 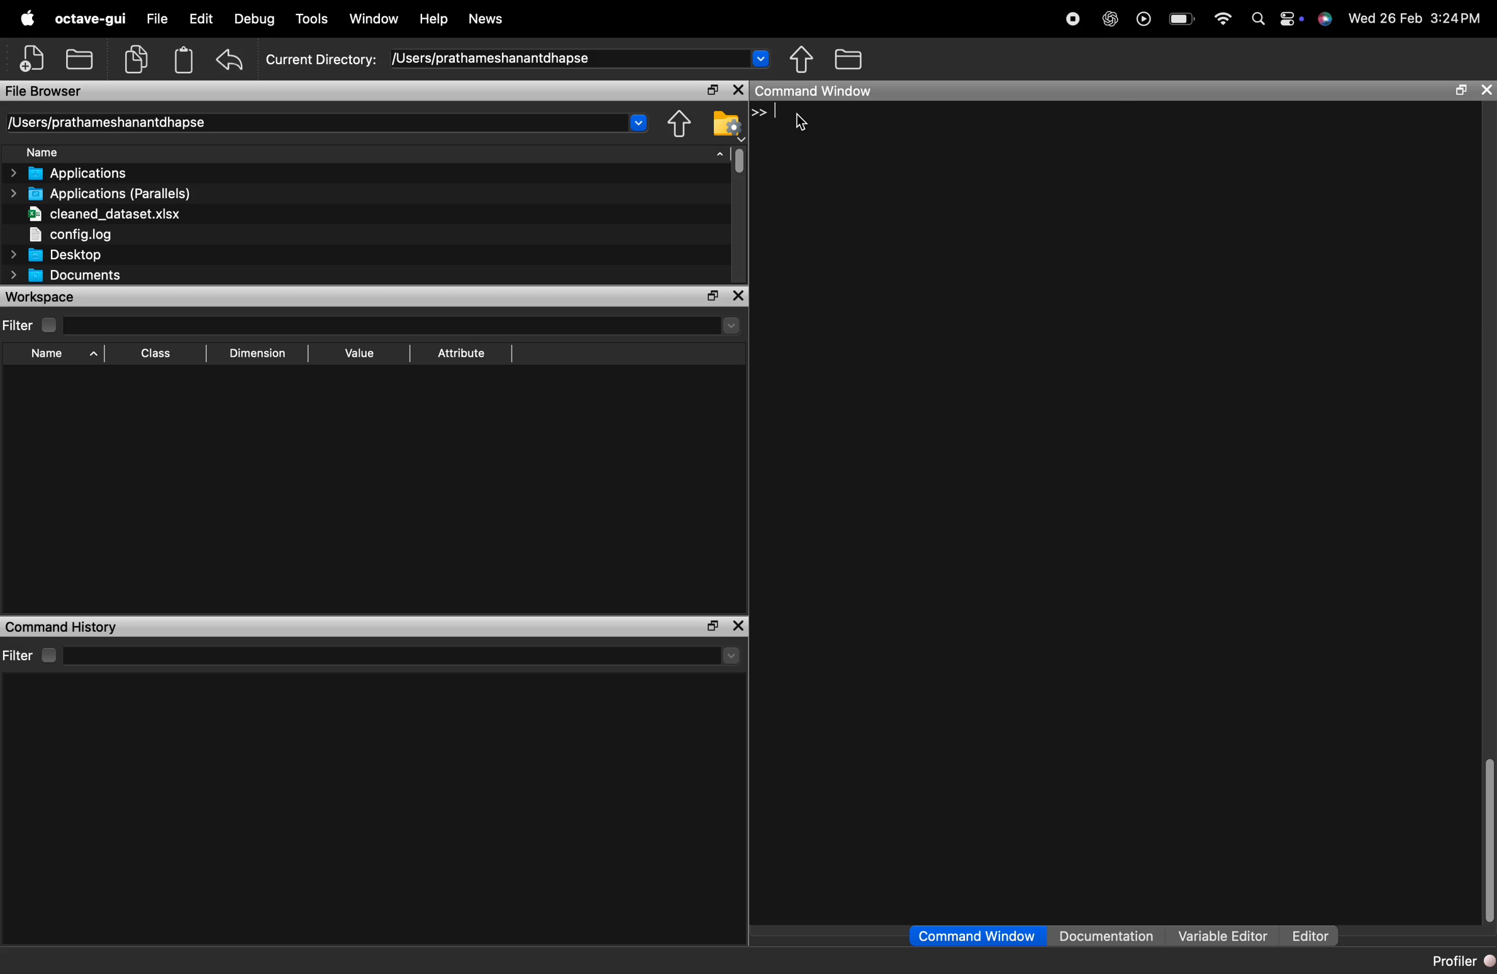 I want to click on Browse directories, so click(x=849, y=59).